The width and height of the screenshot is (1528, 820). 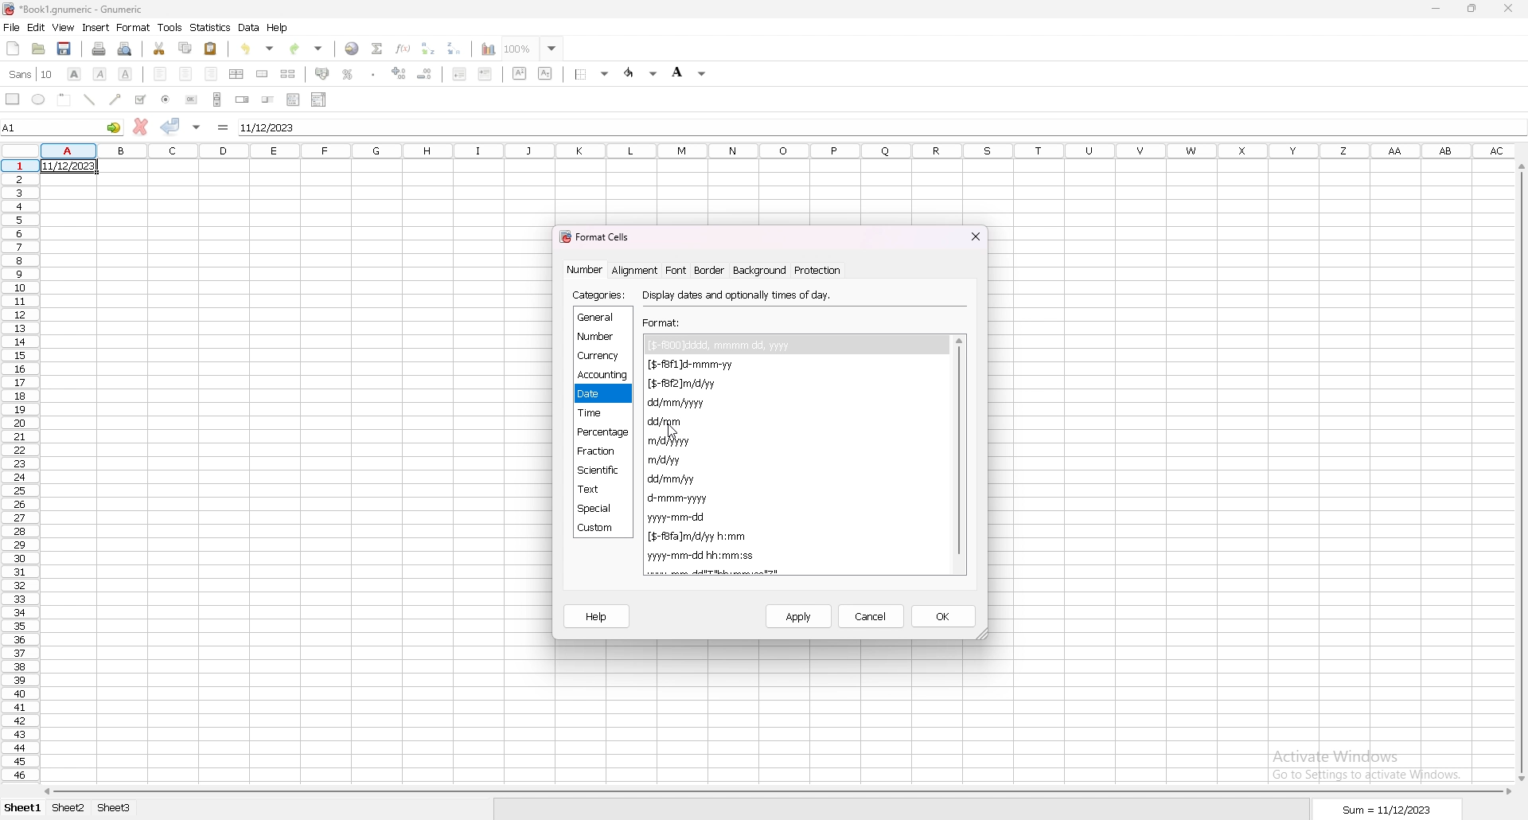 What do you see at coordinates (64, 49) in the screenshot?
I see `save` at bounding box center [64, 49].